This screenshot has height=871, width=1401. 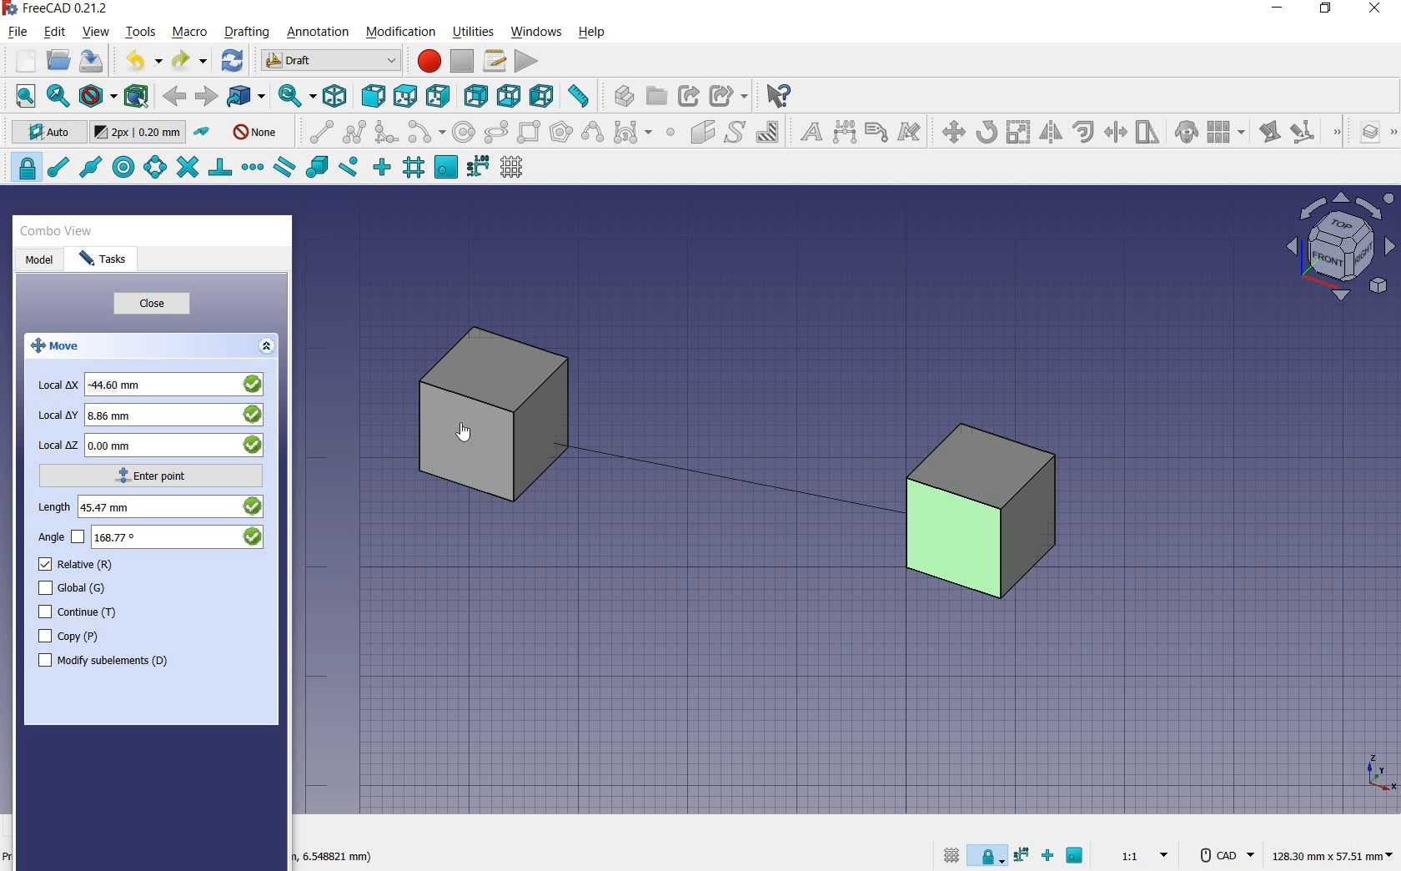 I want to click on hatch, so click(x=768, y=132).